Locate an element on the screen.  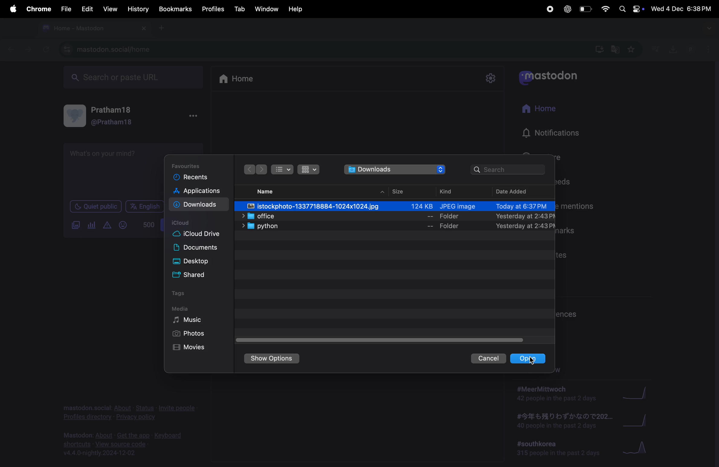
date added is located at coordinates (519, 191).